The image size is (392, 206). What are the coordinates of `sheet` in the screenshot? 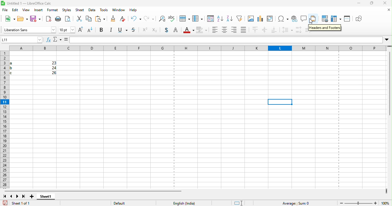 It's located at (79, 11).